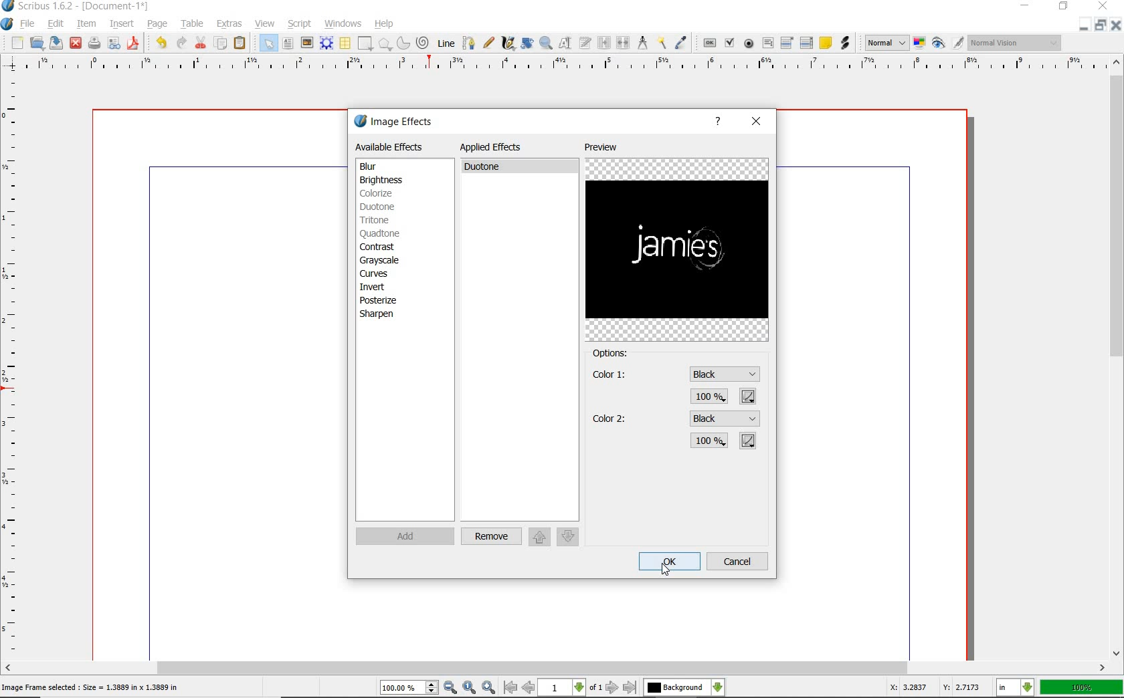  I want to click on extras, so click(229, 23).